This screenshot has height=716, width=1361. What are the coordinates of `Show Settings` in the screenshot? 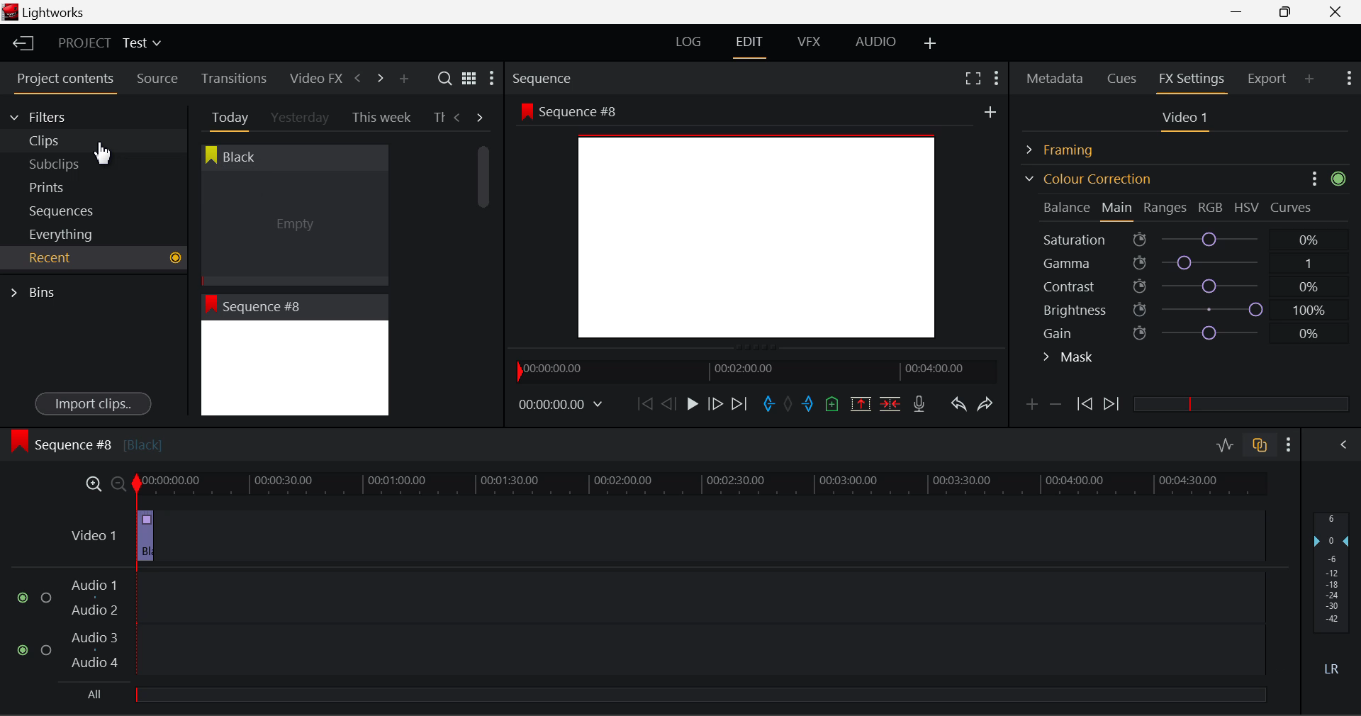 It's located at (995, 76).